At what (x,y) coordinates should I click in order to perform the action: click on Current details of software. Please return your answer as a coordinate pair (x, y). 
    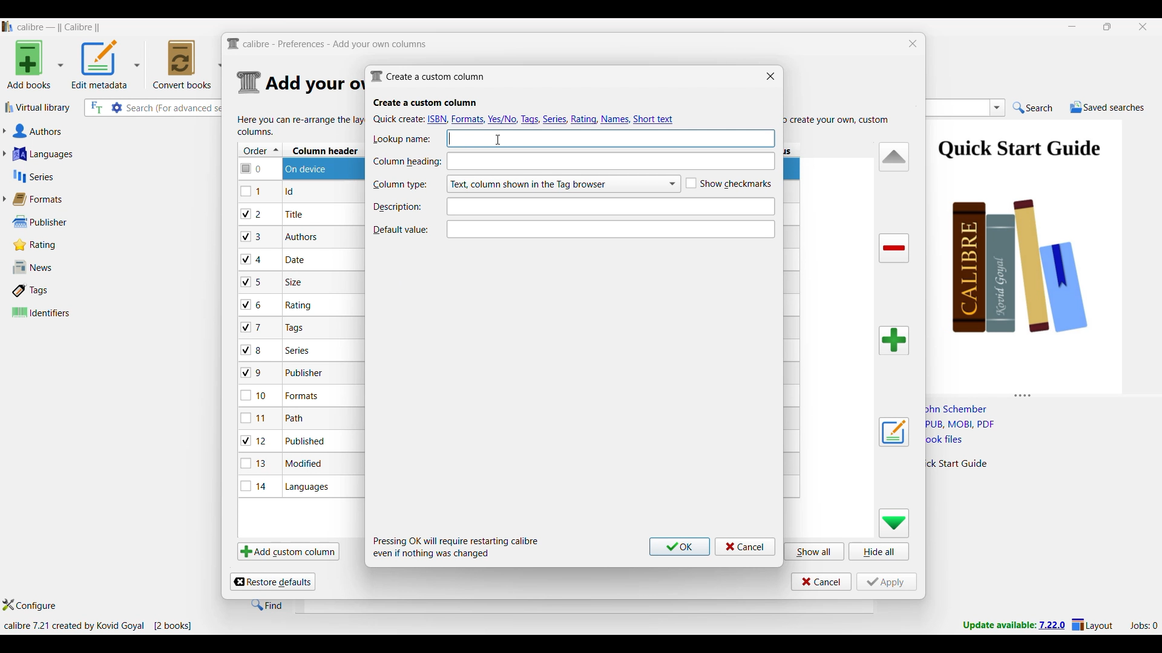
    Looking at the image, I should click on (97, 626).